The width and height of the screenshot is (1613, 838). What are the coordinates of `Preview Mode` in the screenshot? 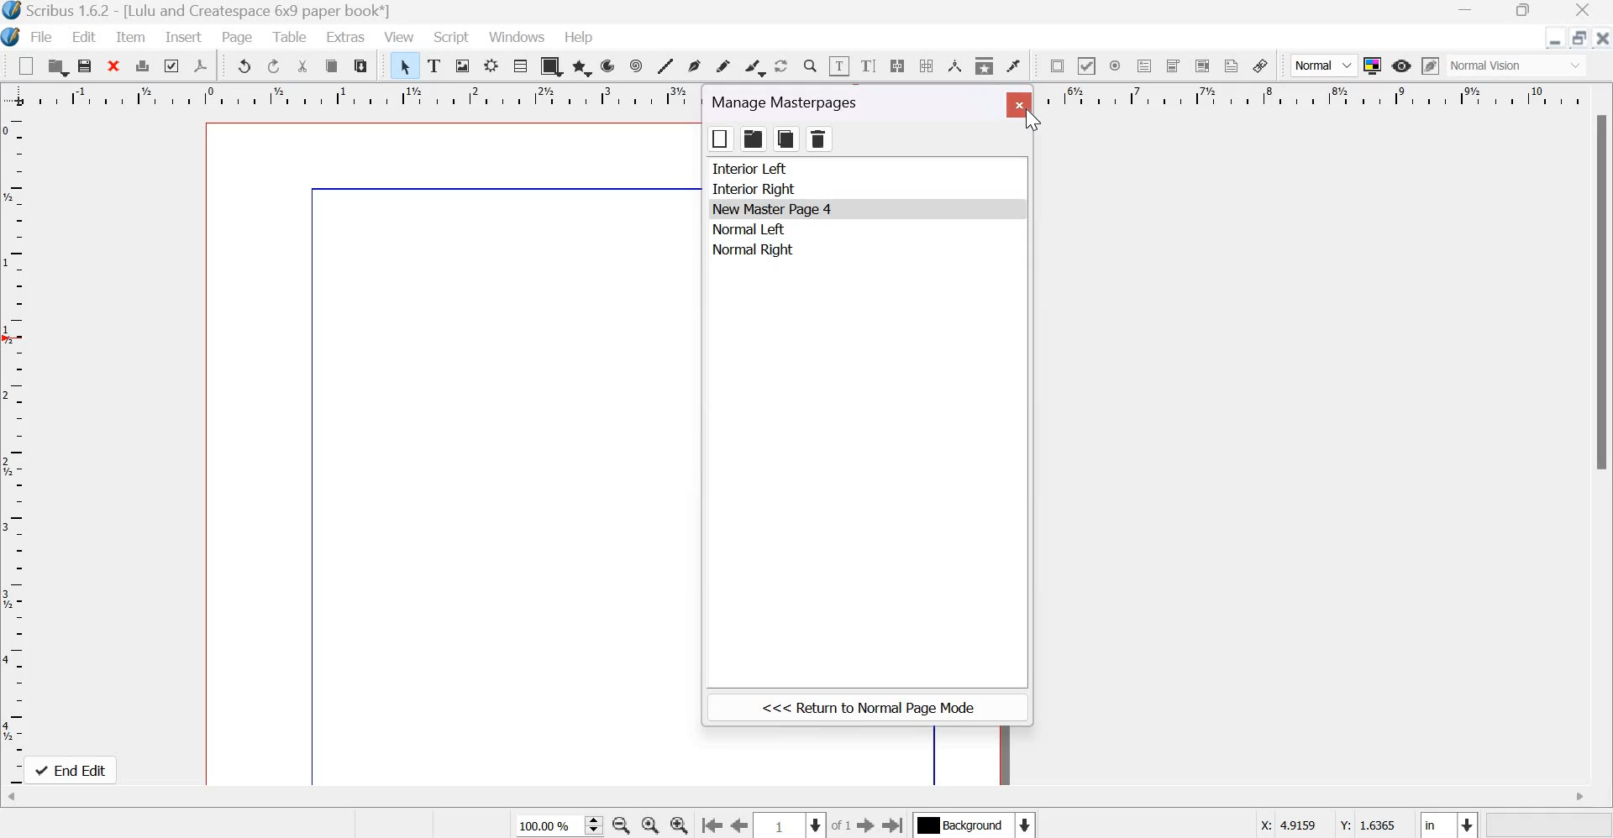 It's located at (1402, 65).